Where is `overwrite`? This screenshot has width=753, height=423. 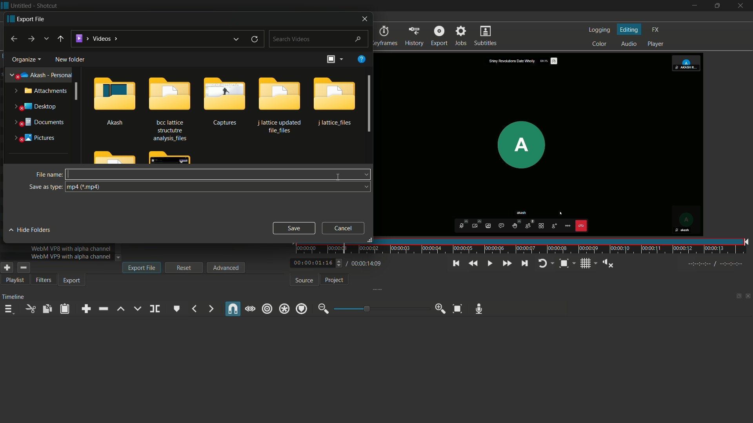 overwrite is located at coordinates (137, 309).